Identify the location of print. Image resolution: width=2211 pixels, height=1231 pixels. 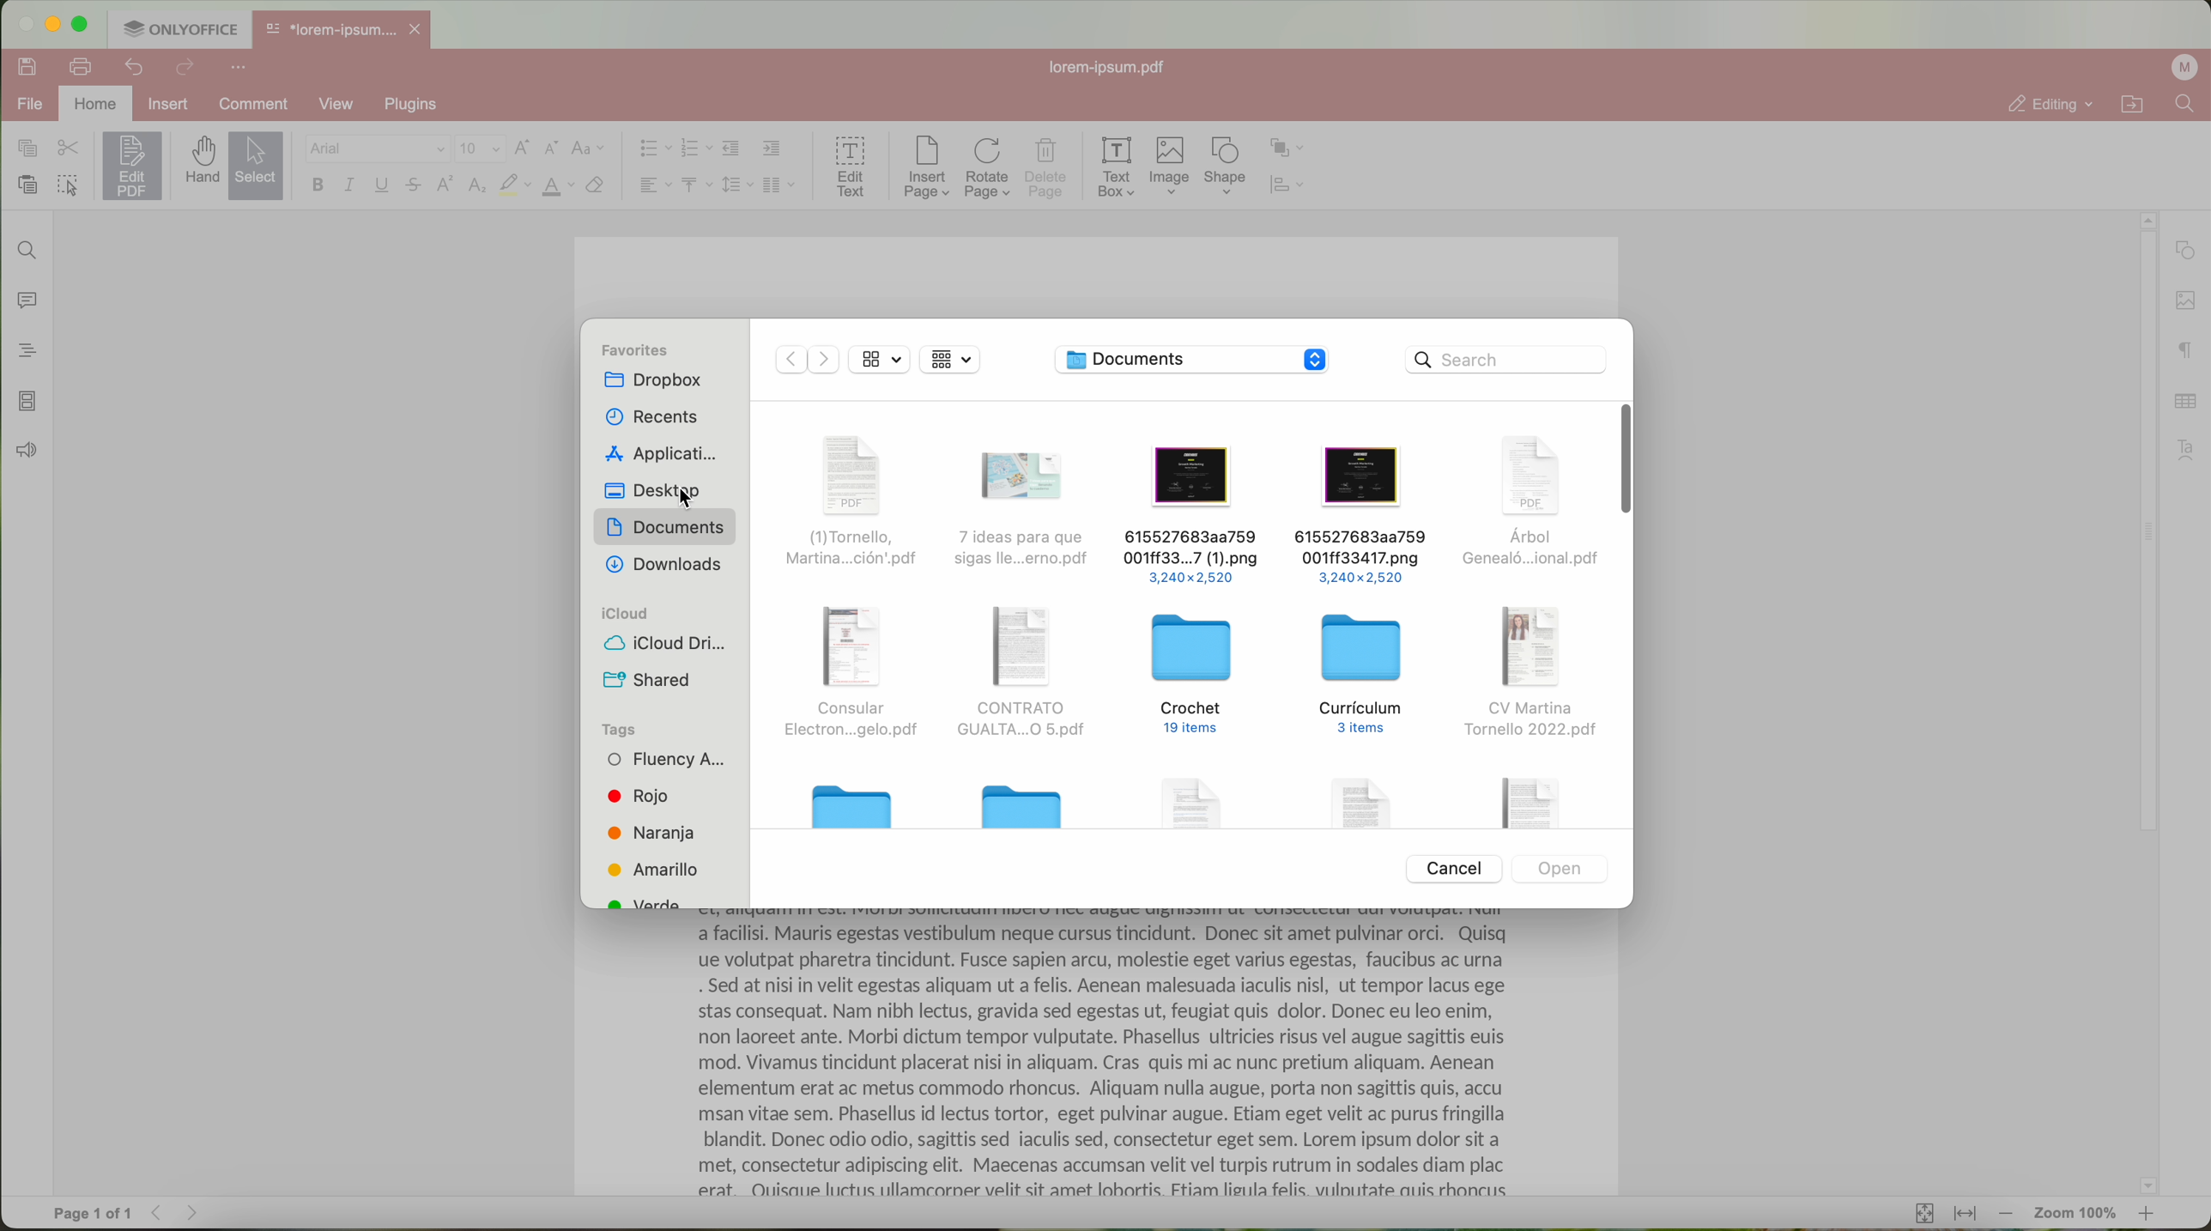
(82, 65).